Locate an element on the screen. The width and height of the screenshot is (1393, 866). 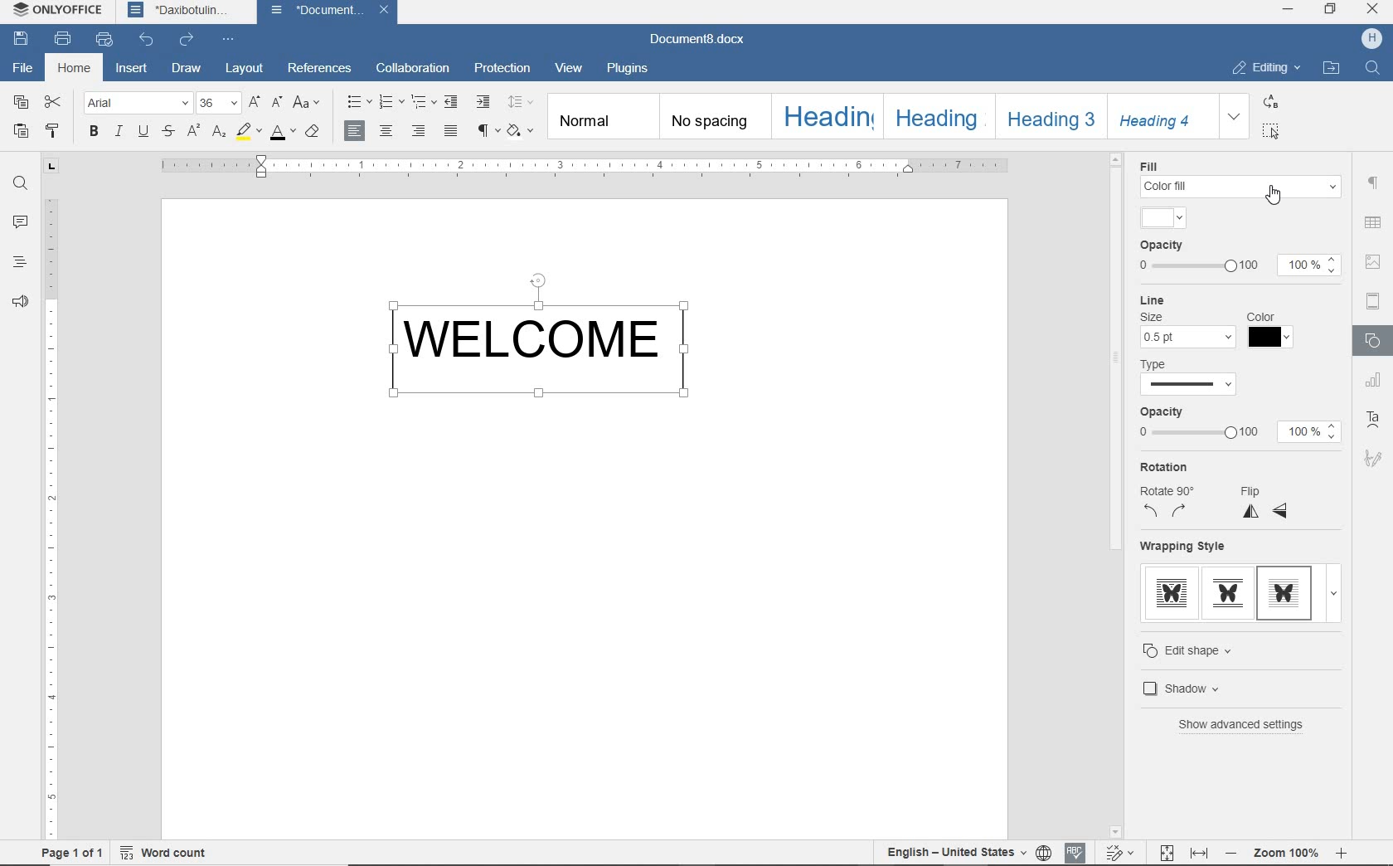
COLLABORATION is located at coordinates (412, 68).